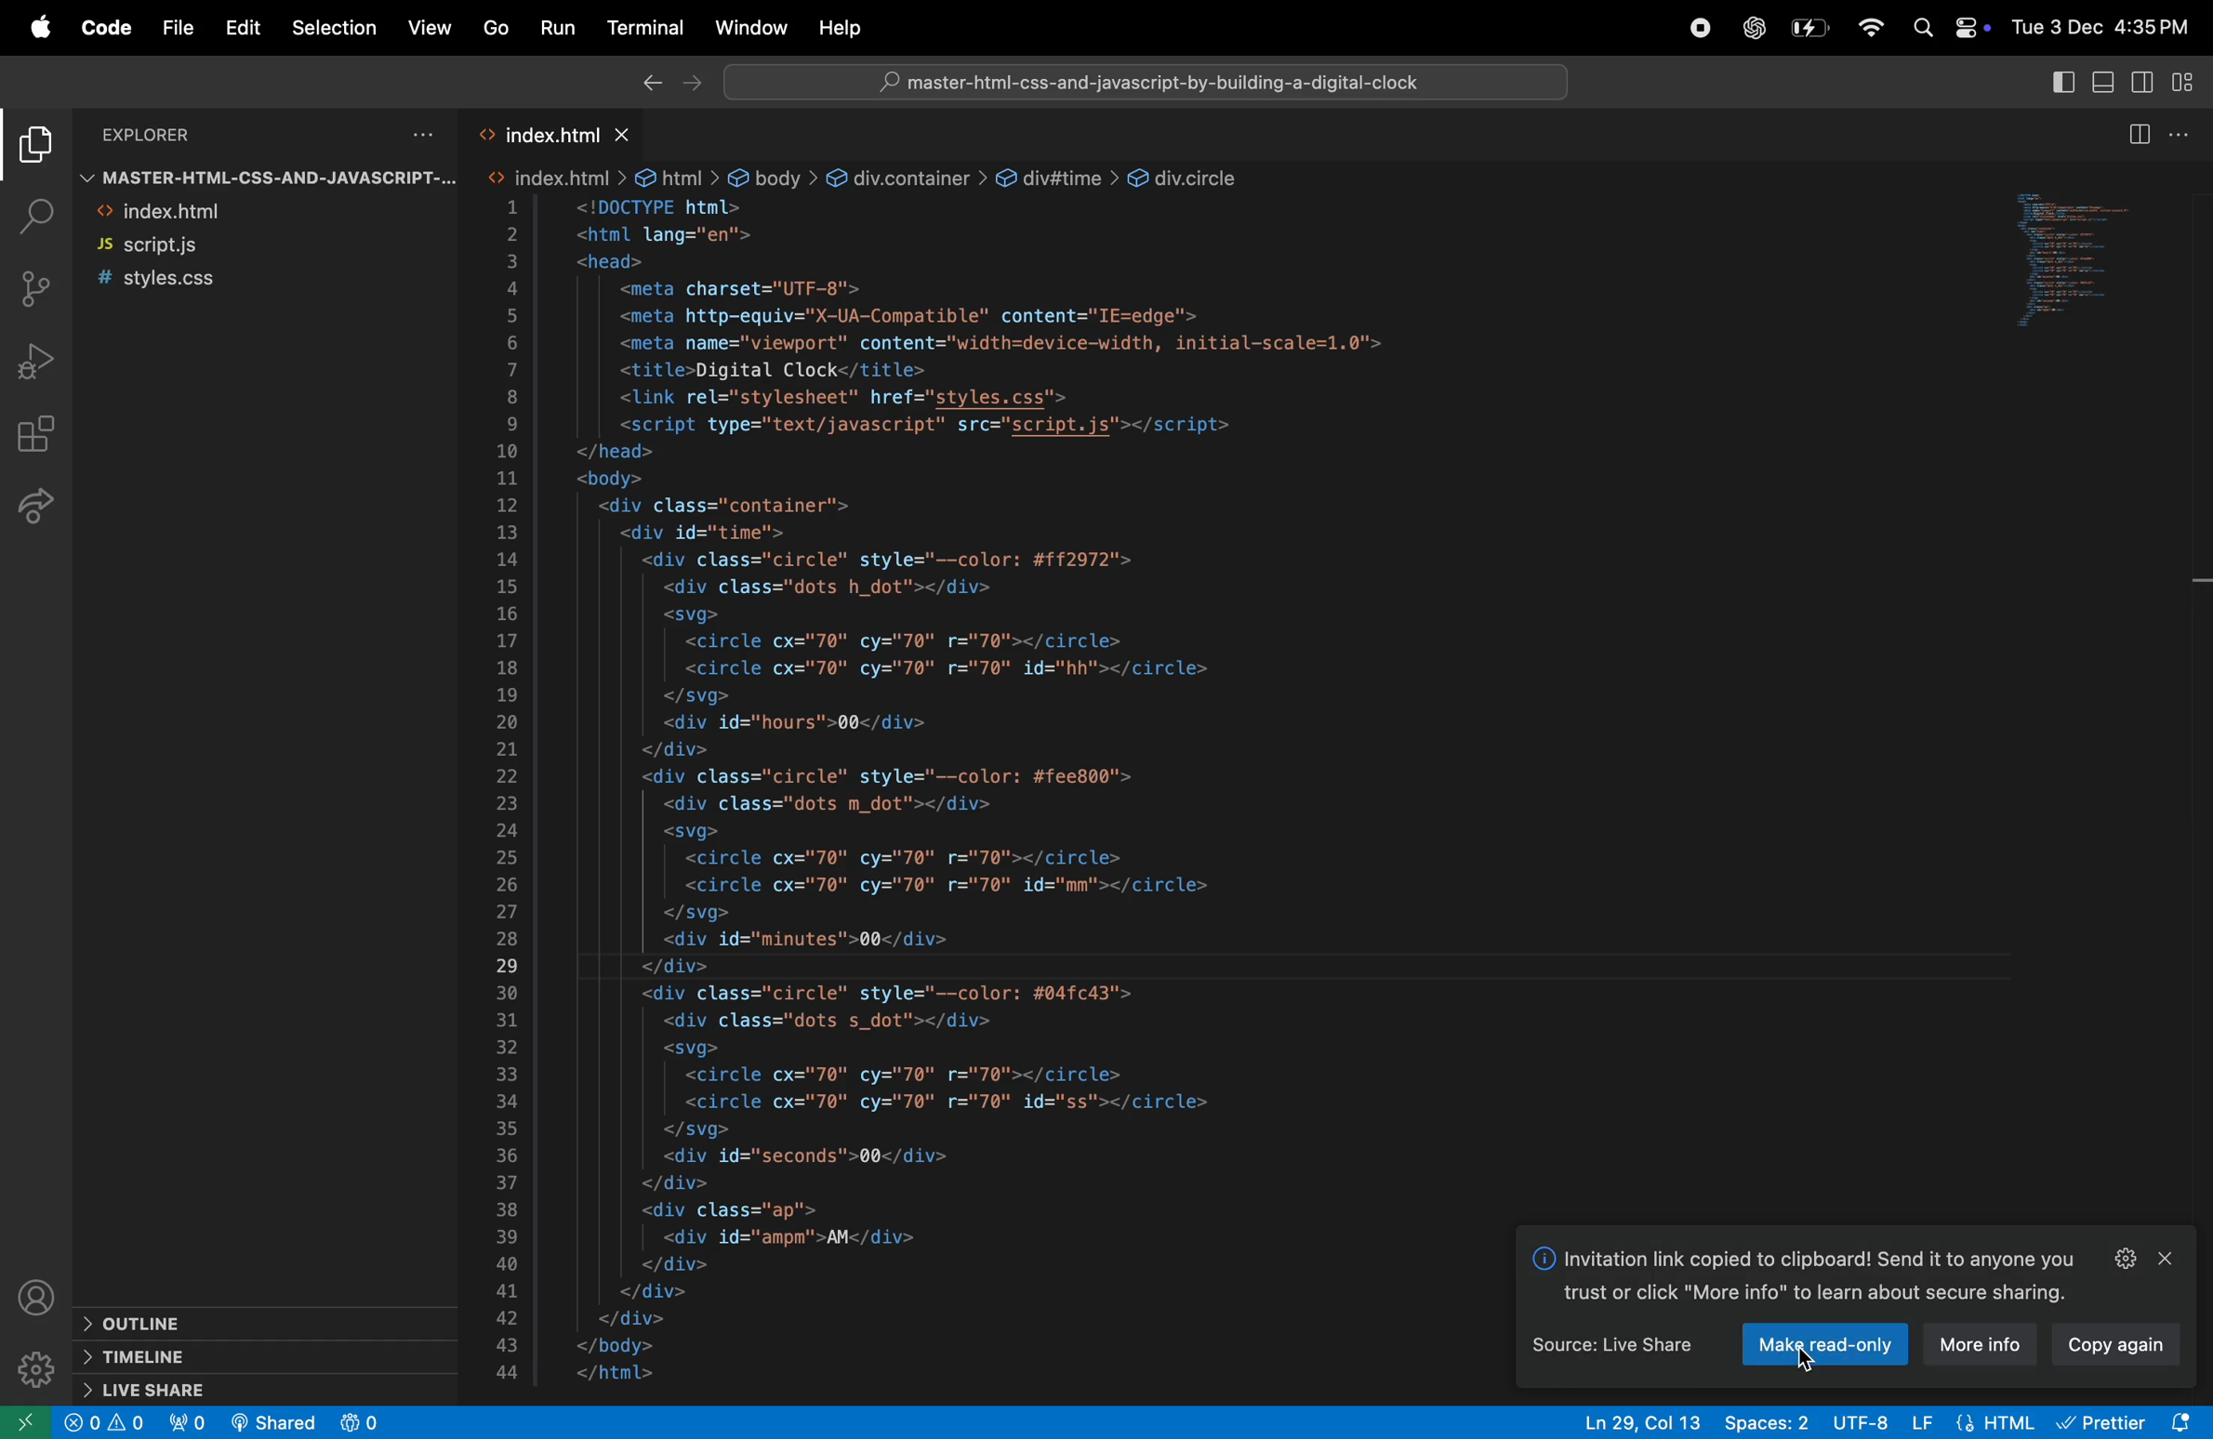  What do you see at coordinates (101, 26) in the screenshot?
I see `code` at bounding box center [101, 26].